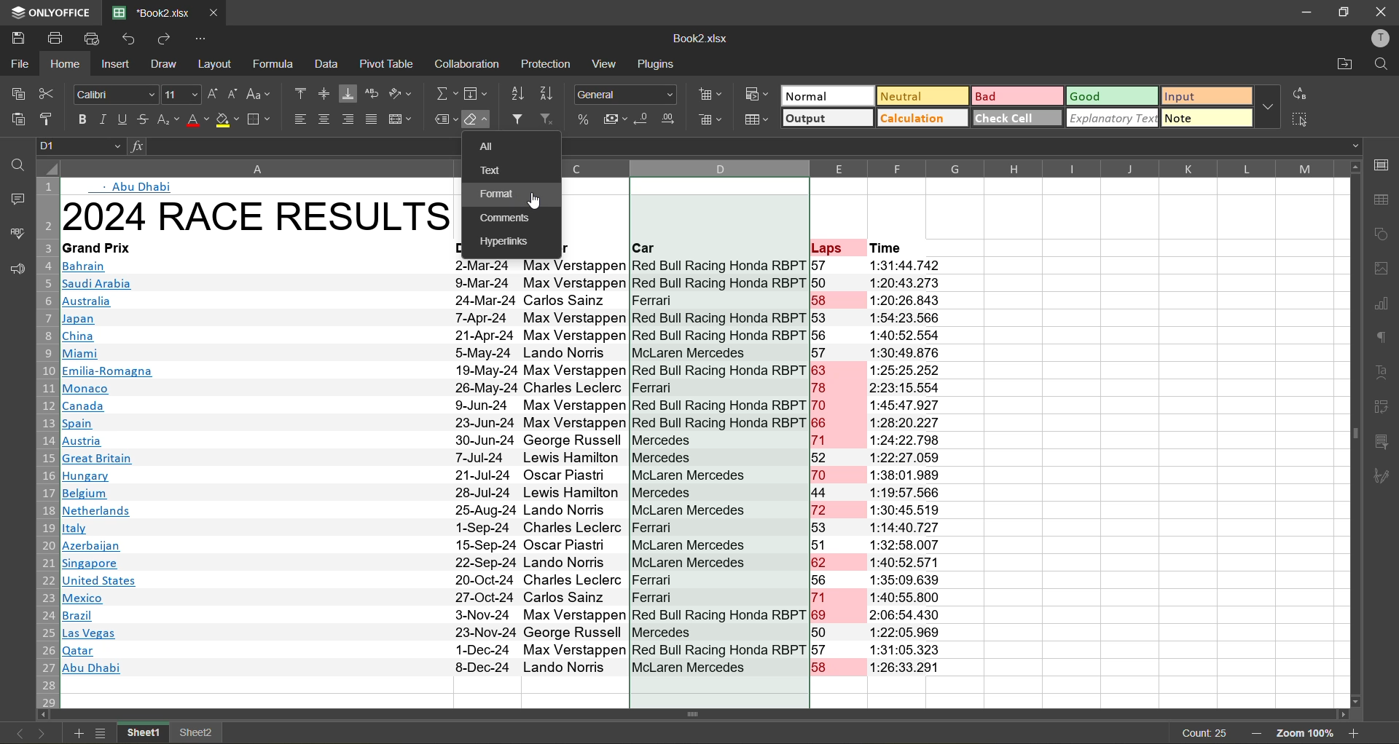 The width and height of the screenshot is (1399, 744). I want to click on borders, so click(262, 119).